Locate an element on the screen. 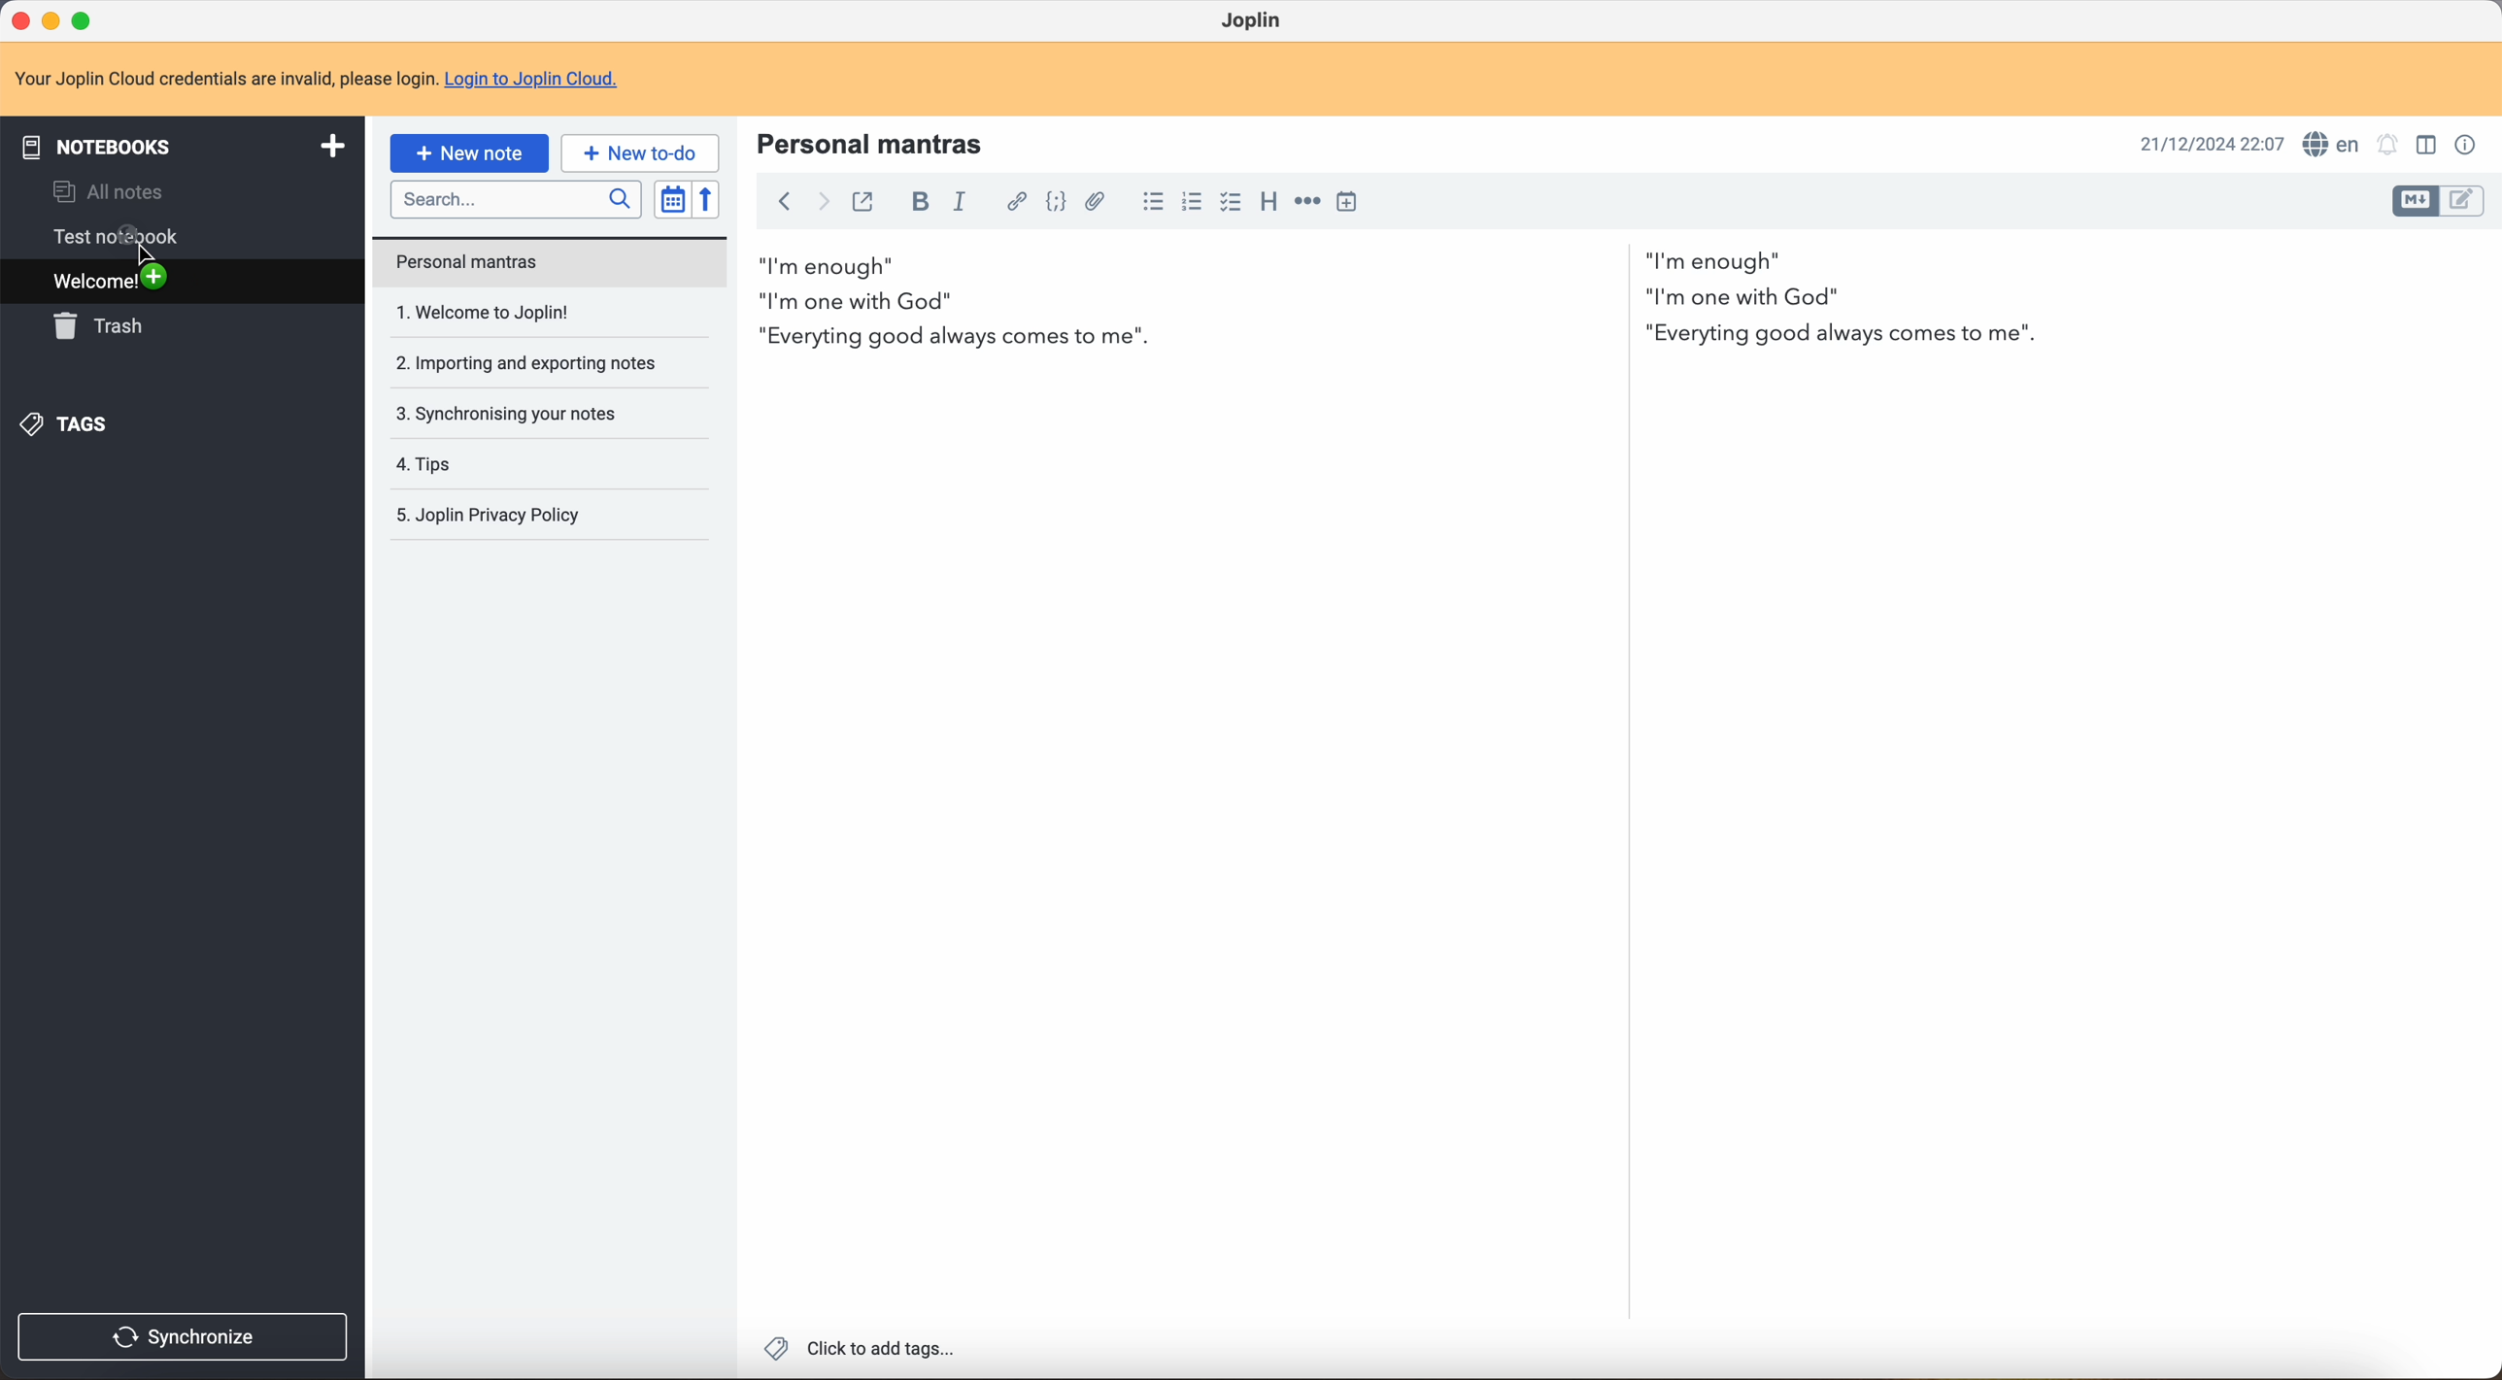 This screenshot has width=2502, height=1380. test notebook is located at coordinates (126, 237).